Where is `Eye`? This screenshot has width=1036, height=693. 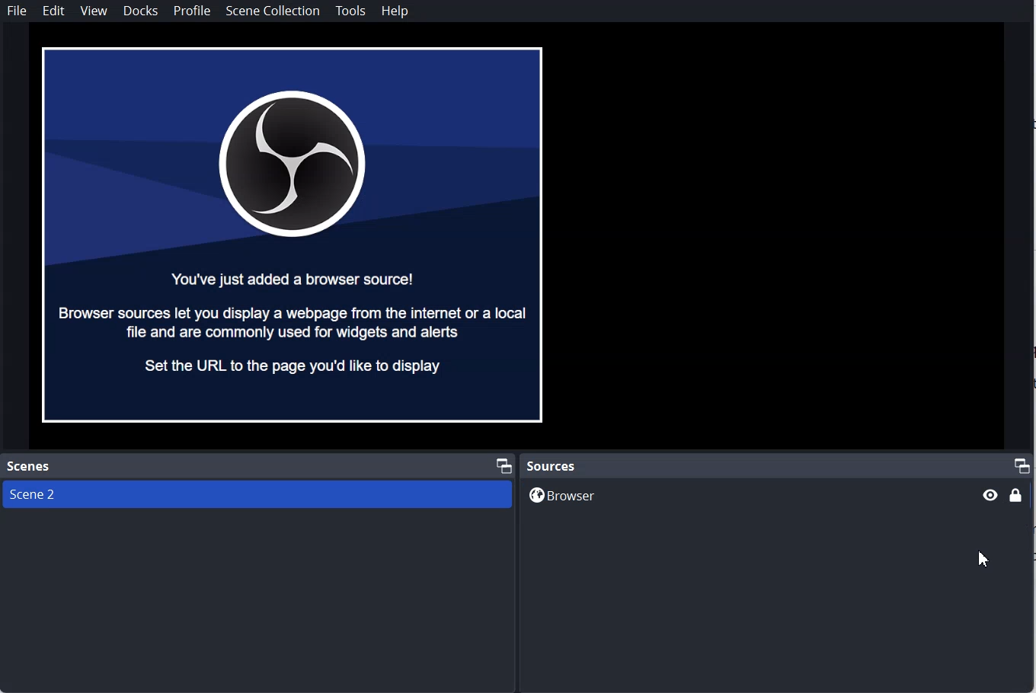 Eye is located at coordinates (989, 494).